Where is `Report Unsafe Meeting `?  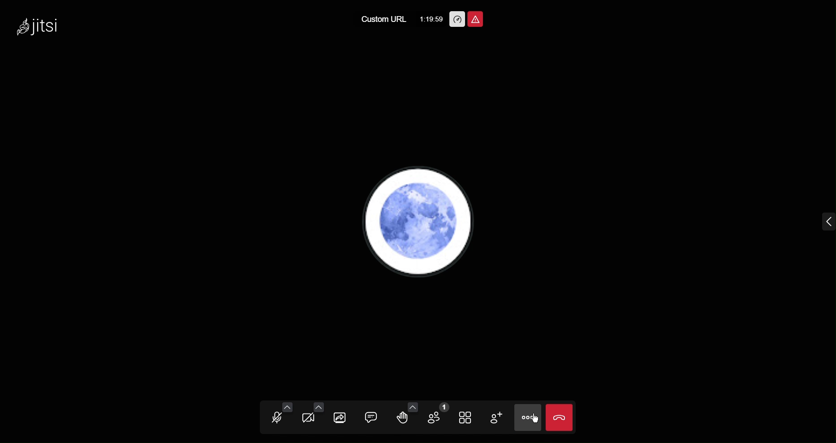 Report Unsafe Meeting  is located at coordinates (476, 19).